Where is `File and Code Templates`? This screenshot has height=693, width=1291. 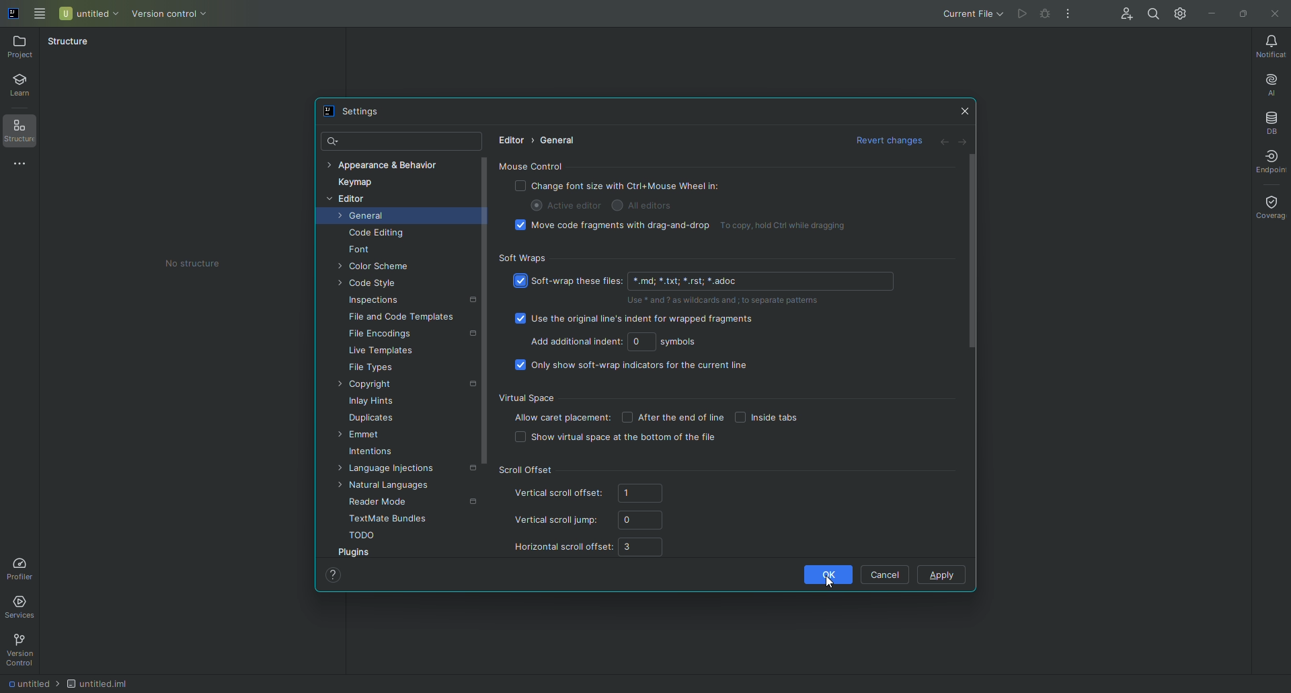
File and Code Templates is located at coordinates (402, 318).